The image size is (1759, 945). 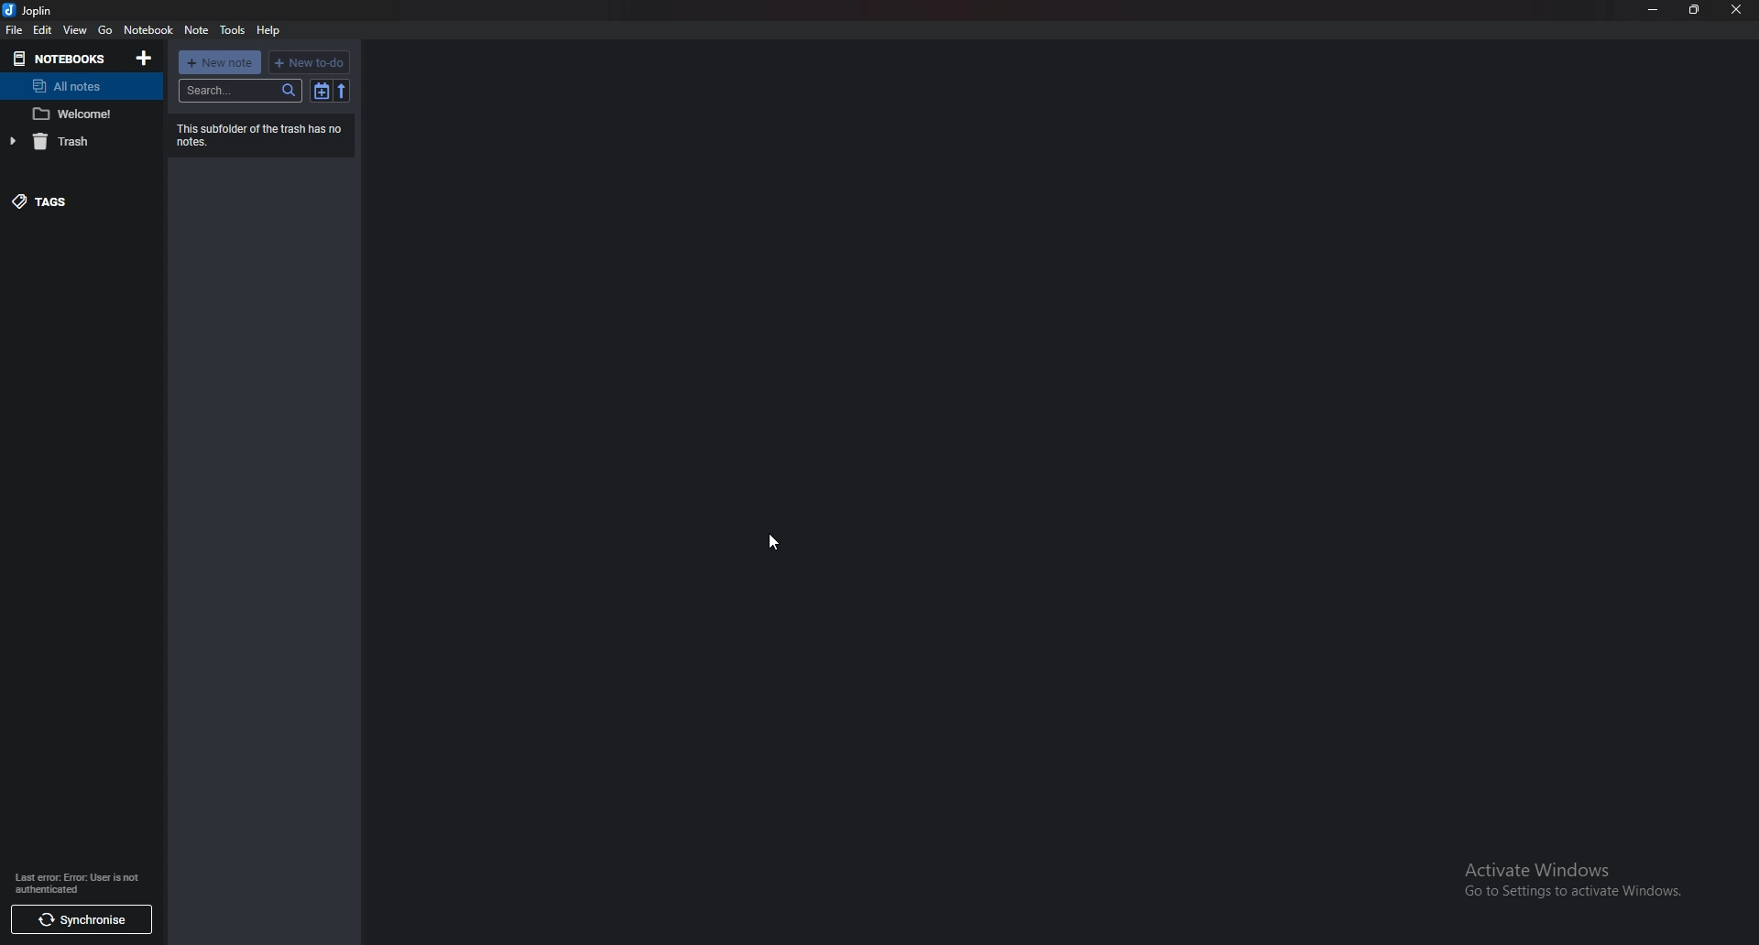 I want to click on Activate Windows
Go to Settings to activate Windows., so click(x=1563, y=879).